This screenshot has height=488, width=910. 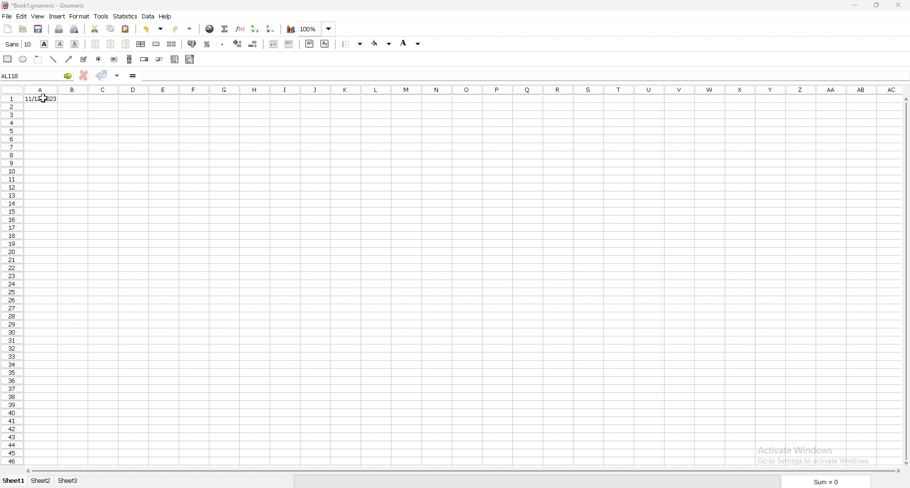 What do you see at coordinates (40, 99) in the screenshot?
I see `date` at bounding box center [40, 99].